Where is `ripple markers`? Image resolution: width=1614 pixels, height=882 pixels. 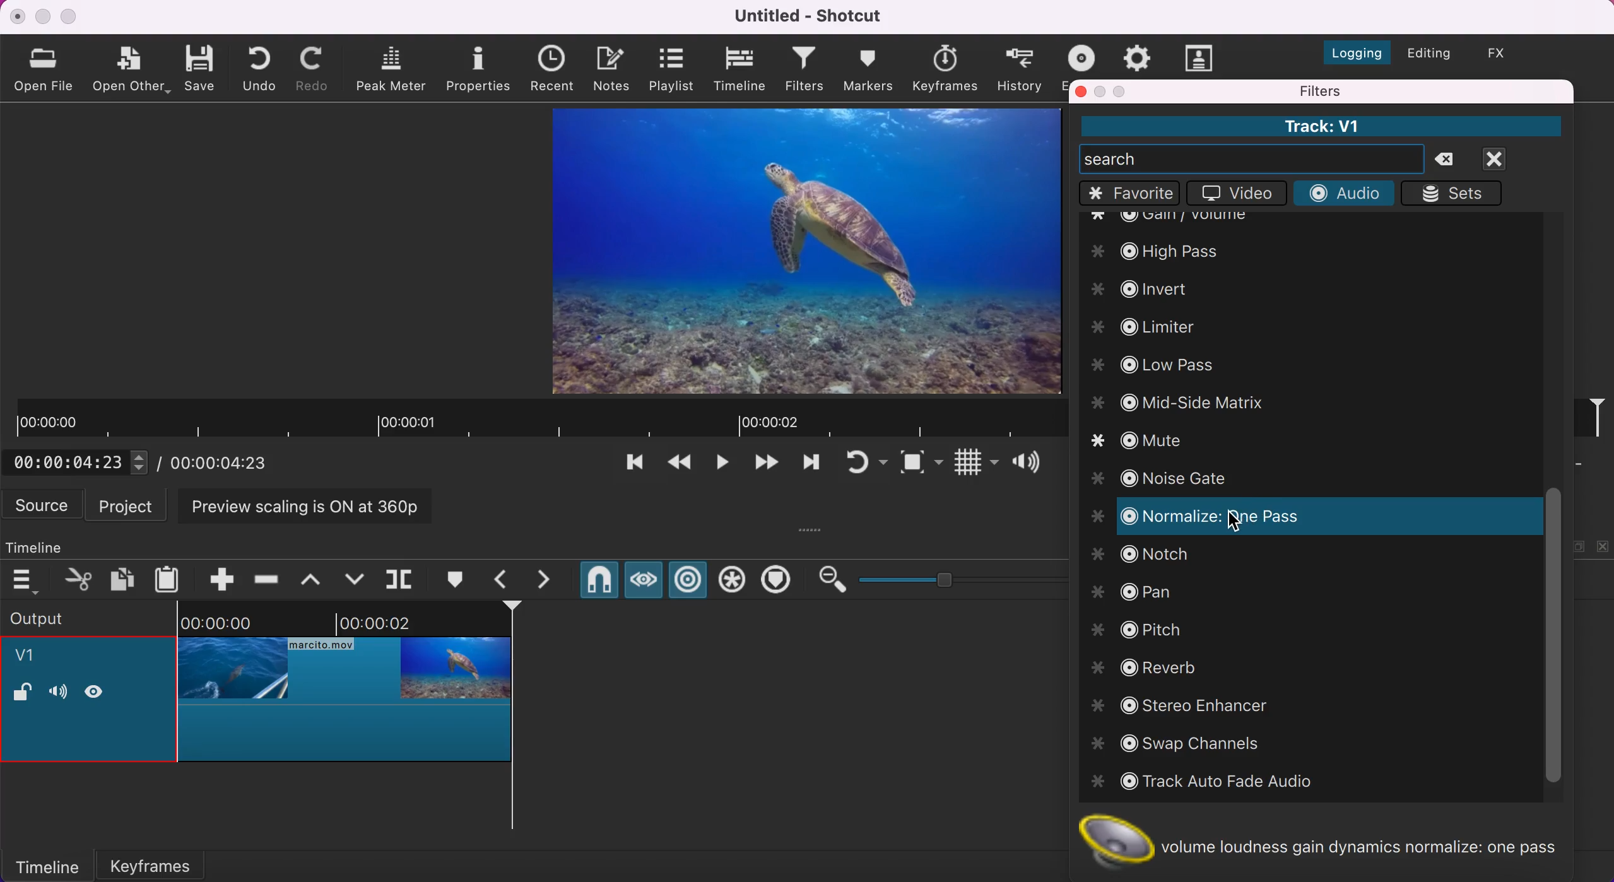 ripple markers is located at coordinates (779, 581).